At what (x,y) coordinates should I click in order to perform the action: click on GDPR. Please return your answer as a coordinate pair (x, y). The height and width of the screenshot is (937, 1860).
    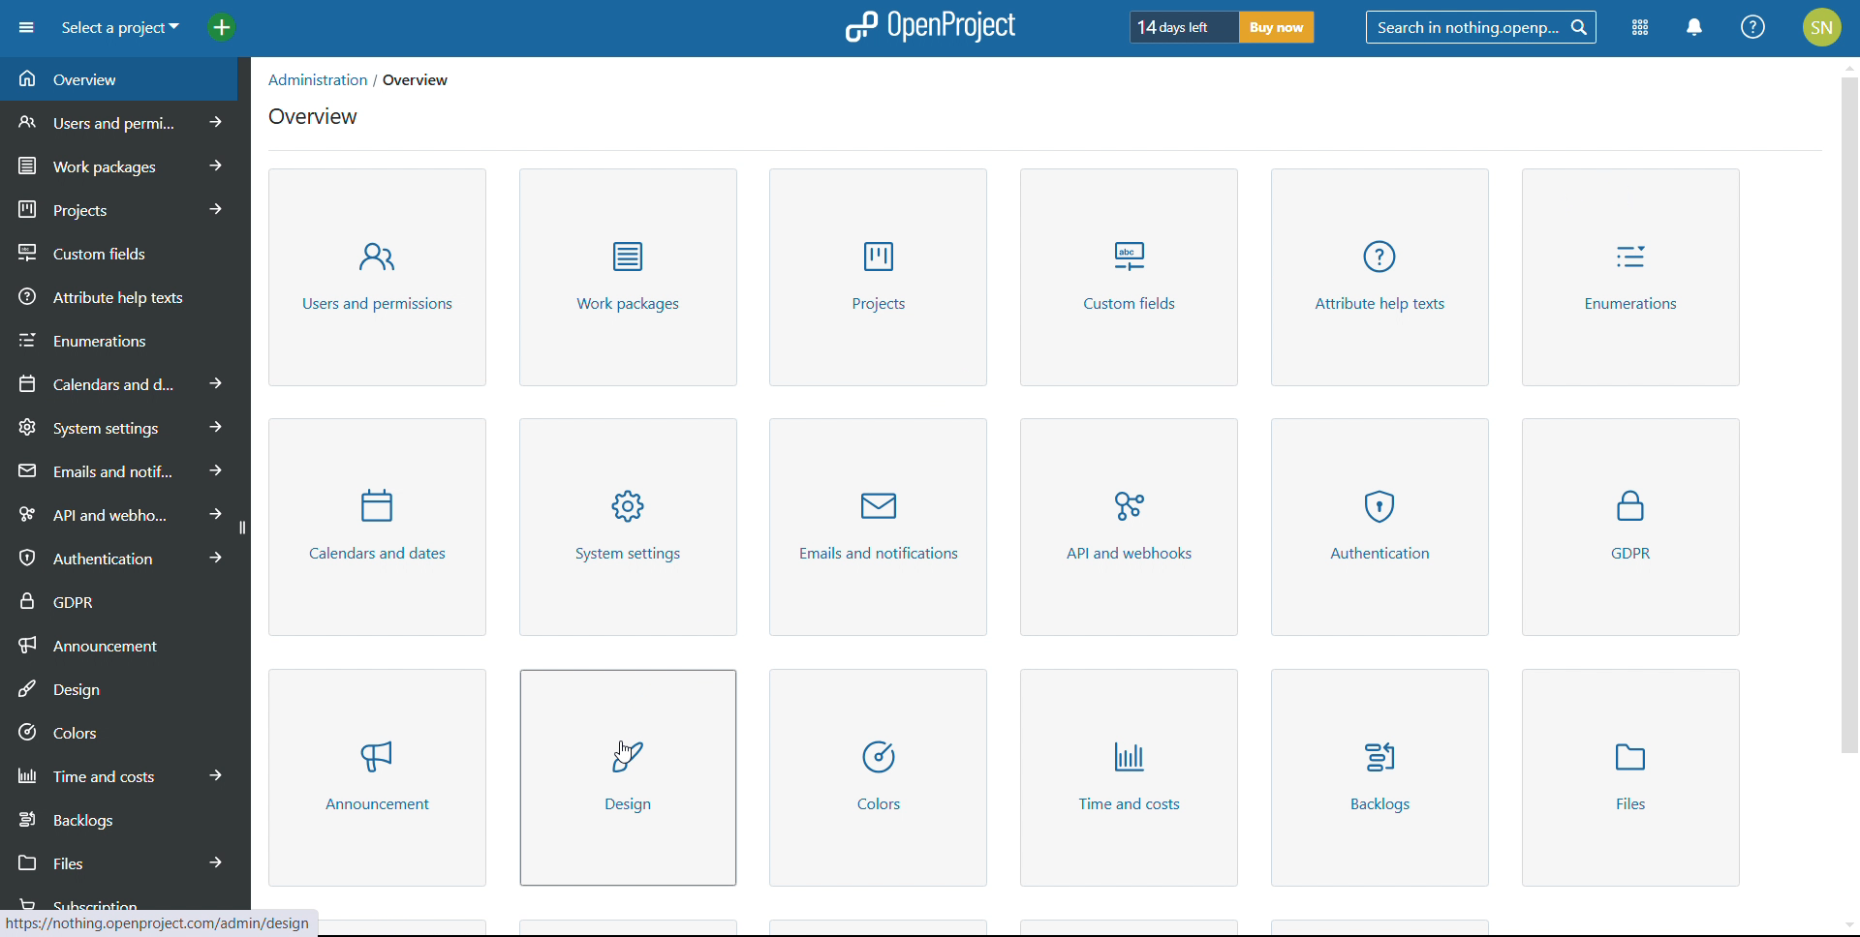
    Looking at the image, I should click on (1630, 527).